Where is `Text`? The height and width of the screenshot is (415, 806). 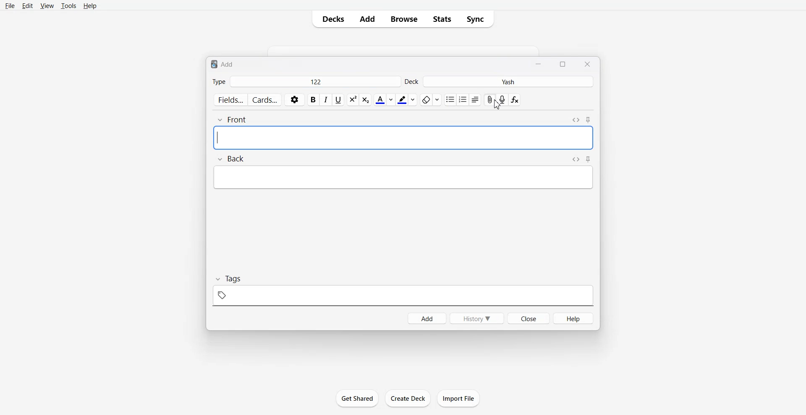
Text is located at coordinates (224, 63).